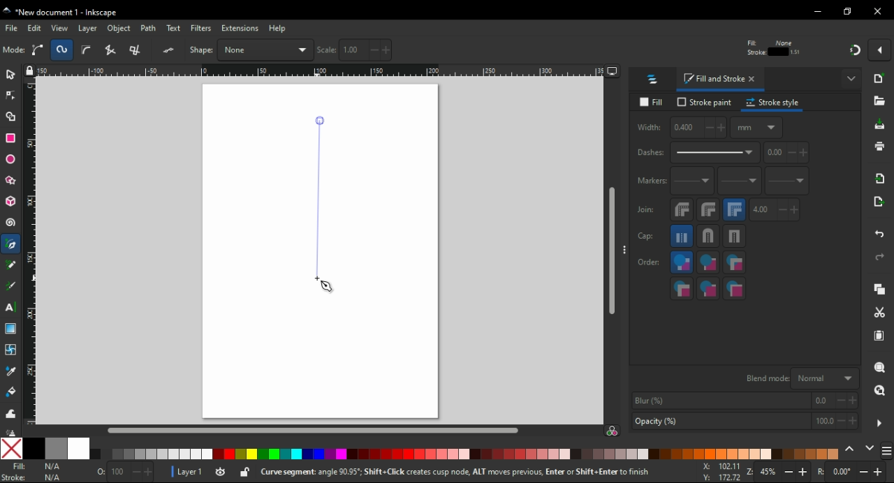  Describe the element at coordinates (277, 28) in the screenshot. I see `help` at that location.